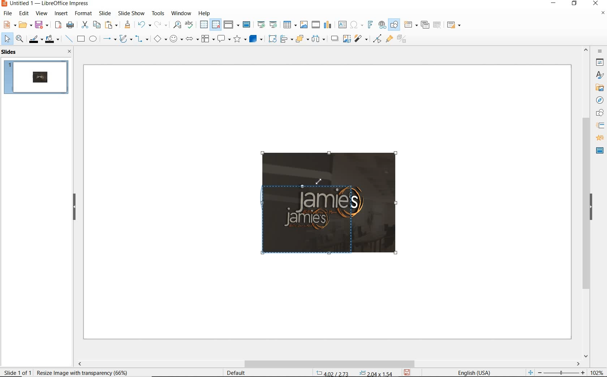 Image resolution: width=607 pixels, height=377 pixels. What do you see at coordinates (600, 75) in the screenshot?
I see `styles` at bounding box center [600, 75].